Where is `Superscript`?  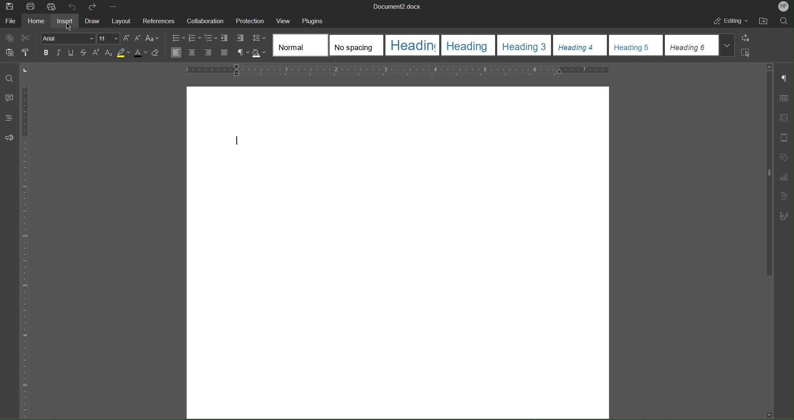 Superscript is located at coordinates (96, 53).